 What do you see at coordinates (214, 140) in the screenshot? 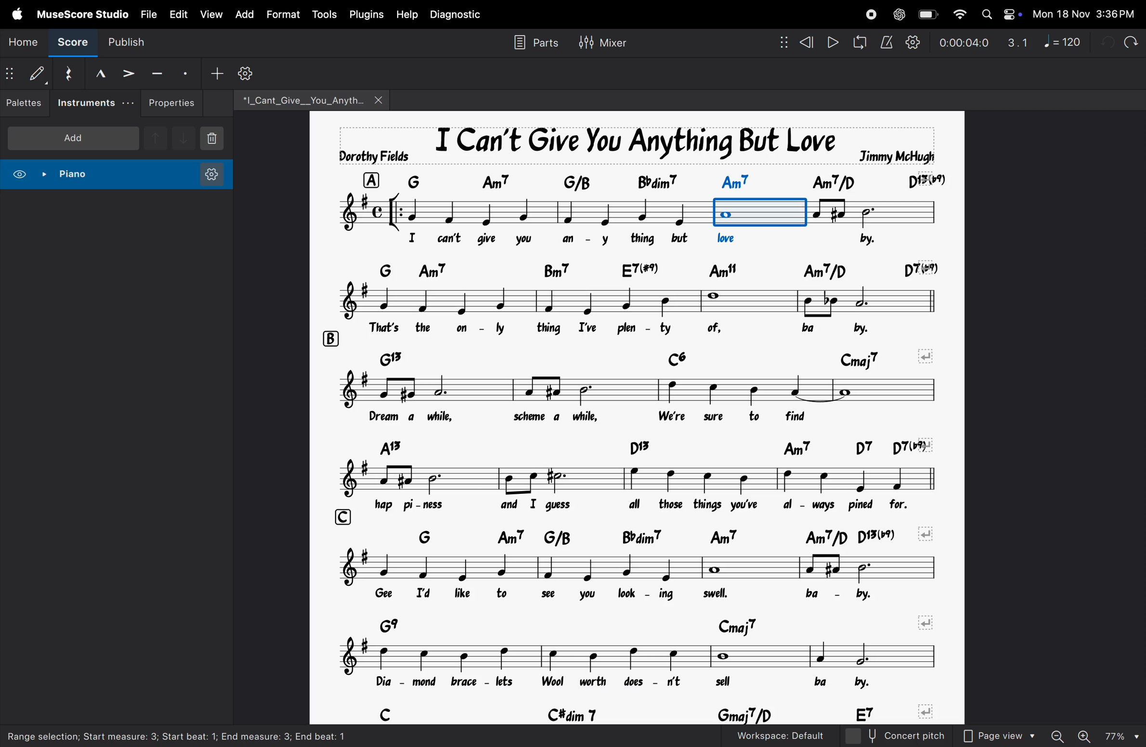
I see `delete` at bounding box center [214, 140].